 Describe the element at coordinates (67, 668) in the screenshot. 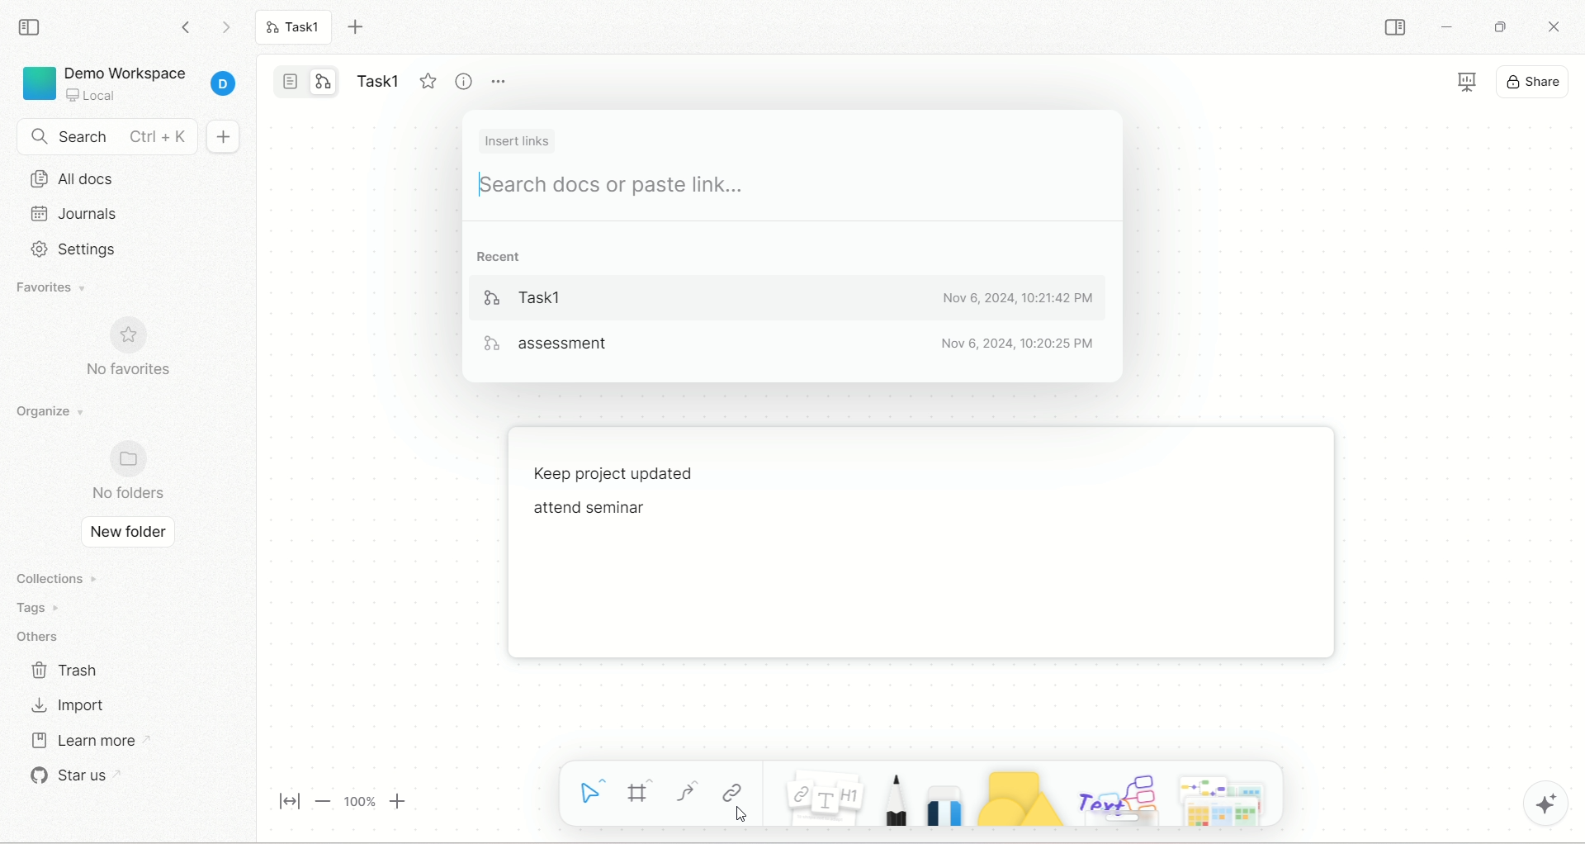

I see `trash` at that location.